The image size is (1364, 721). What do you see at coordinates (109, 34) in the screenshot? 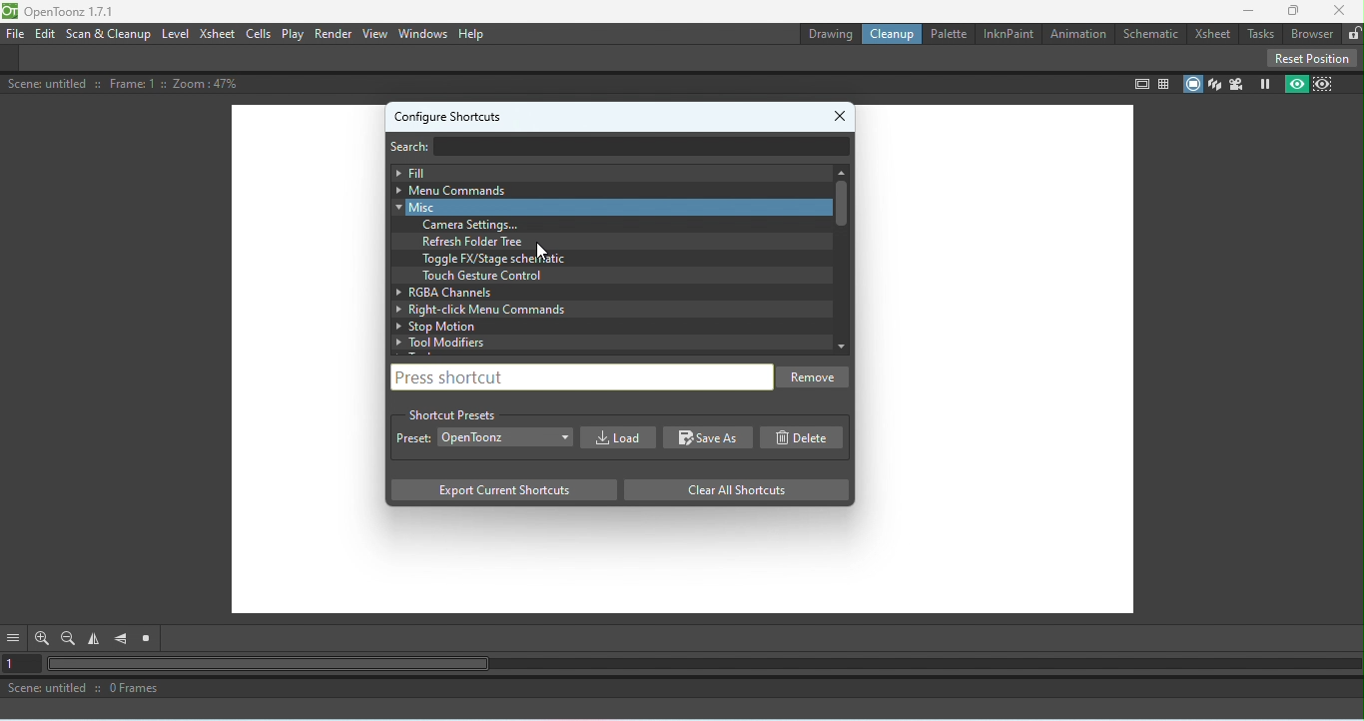
I see `Scan & Cleanup` at bounding box center [109, 34].